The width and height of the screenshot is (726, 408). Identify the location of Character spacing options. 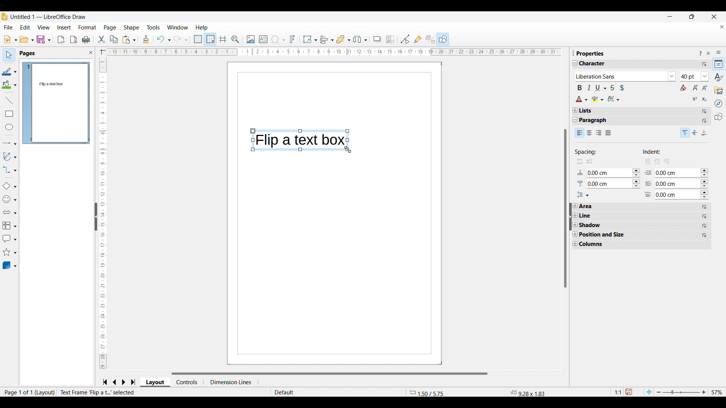
(614, 99).